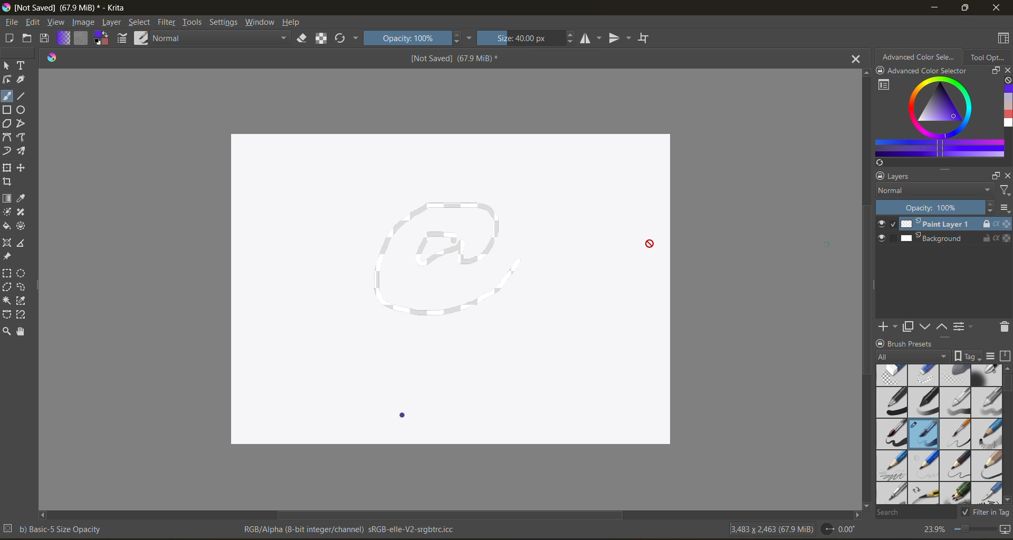 The width and height of the screenshot is (1013, 540). Describe the element at coordinates (6, 273) in the screenshot. I see `rectangular selection tool` at that location.